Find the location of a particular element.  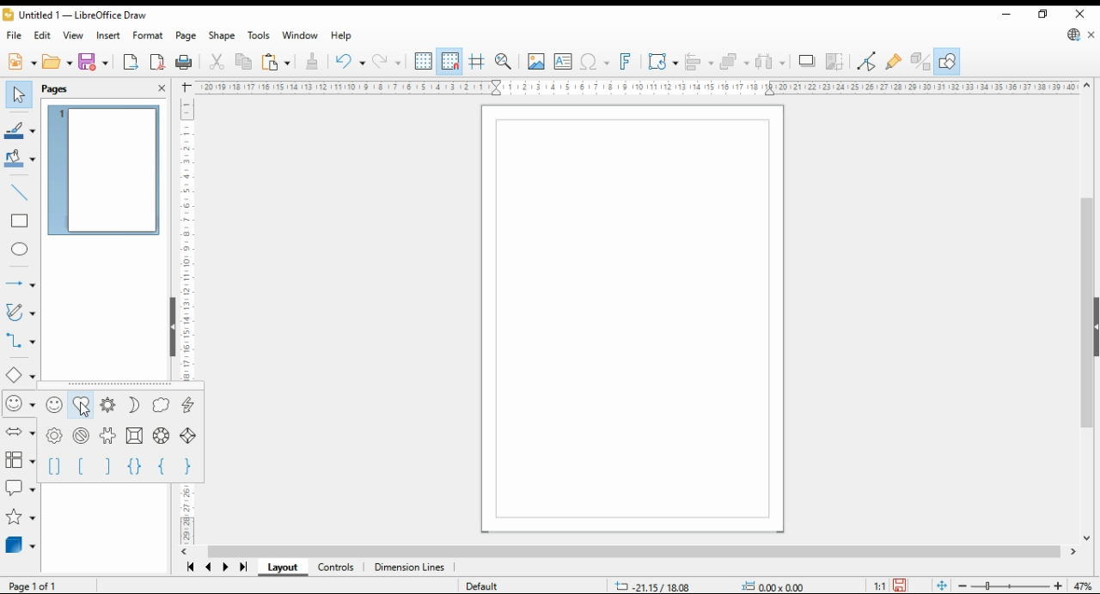

stars and banners is located at coordinates (20, 518).